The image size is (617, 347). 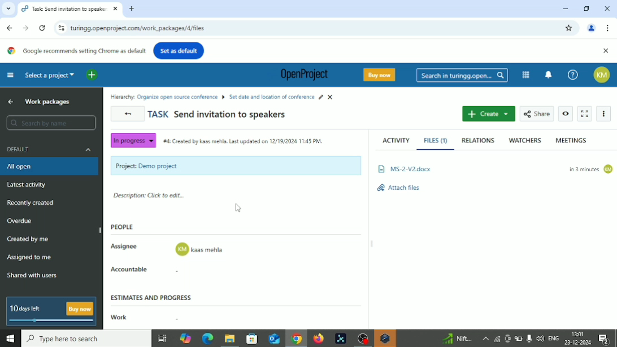 I want to click on speaker, so click(x=540, y=338).